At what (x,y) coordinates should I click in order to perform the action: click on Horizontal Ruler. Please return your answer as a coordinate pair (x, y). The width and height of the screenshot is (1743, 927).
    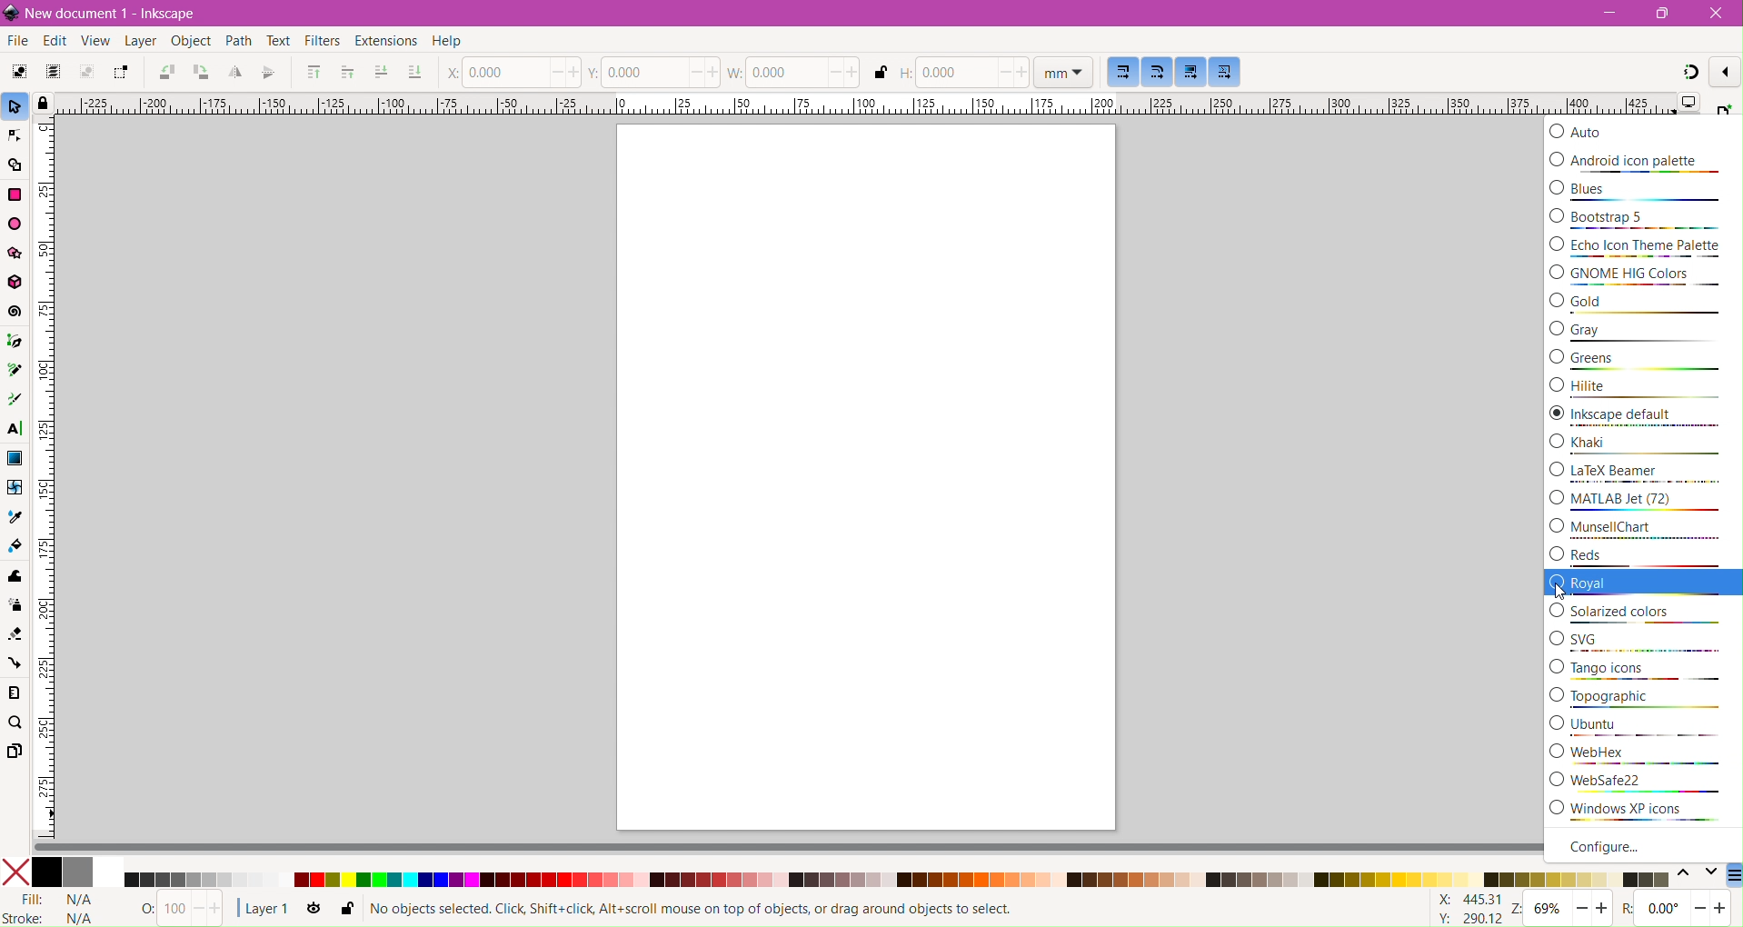
    Looking at the image, I should click on (862, 104).